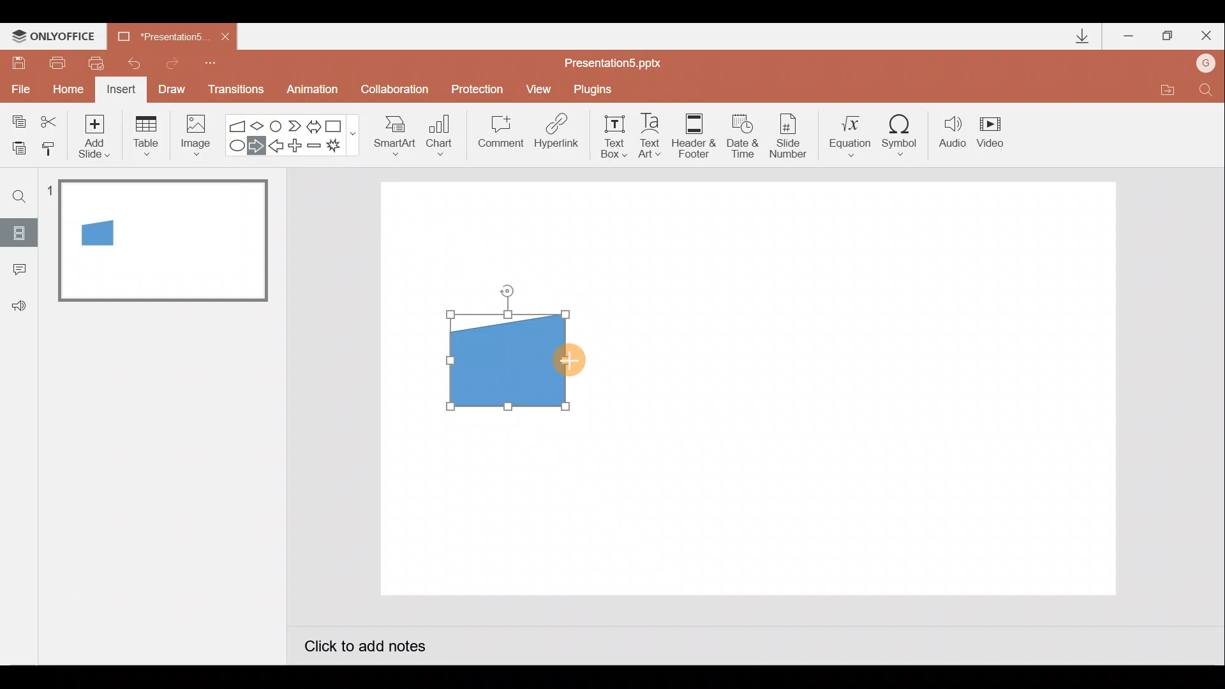 The width and height of the screenshot is (1225, 689). Describe the element at coordinates (1206, 91) in the screenshot. I see `Find` at that location.